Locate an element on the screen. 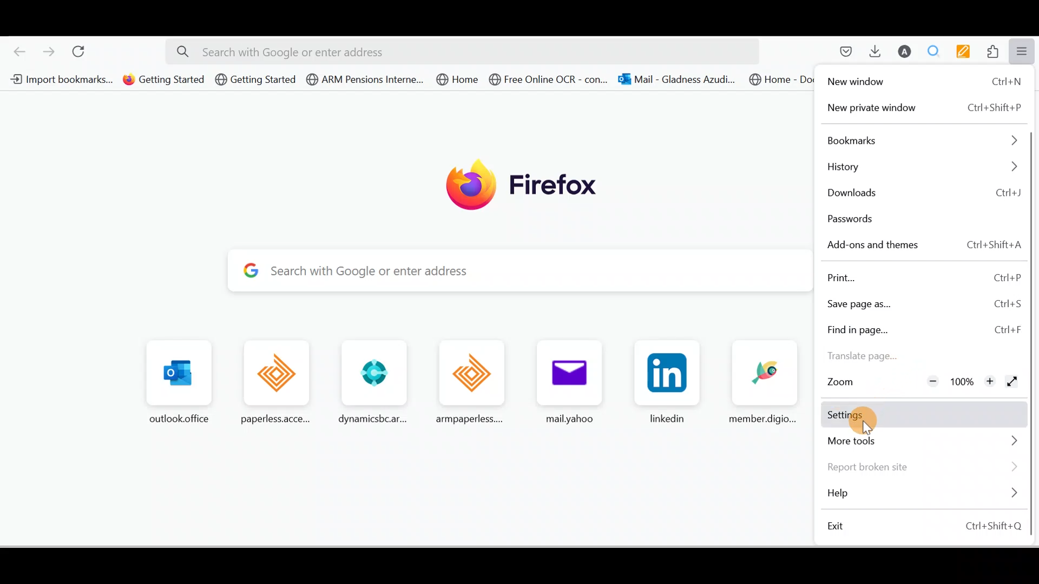  New window  Ctrl+N is located at coordinates (923, 83).